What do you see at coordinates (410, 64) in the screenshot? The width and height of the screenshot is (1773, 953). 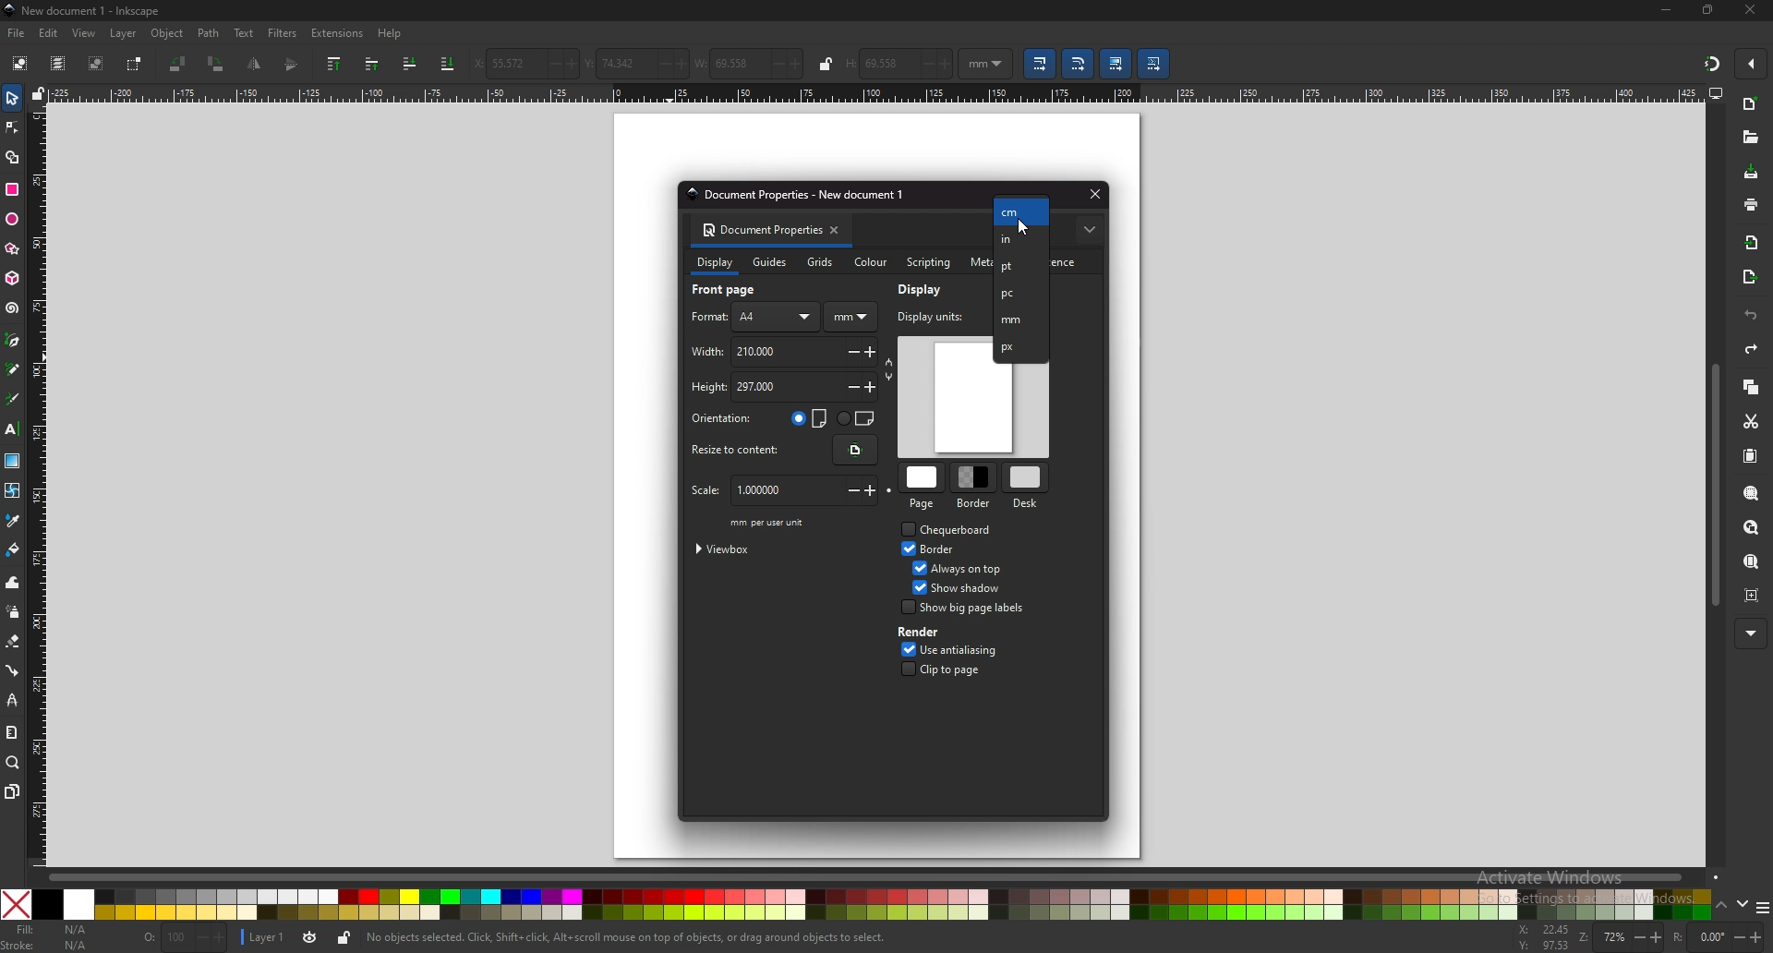 I see `lower selection to one step` at bounding box center [410, 64].